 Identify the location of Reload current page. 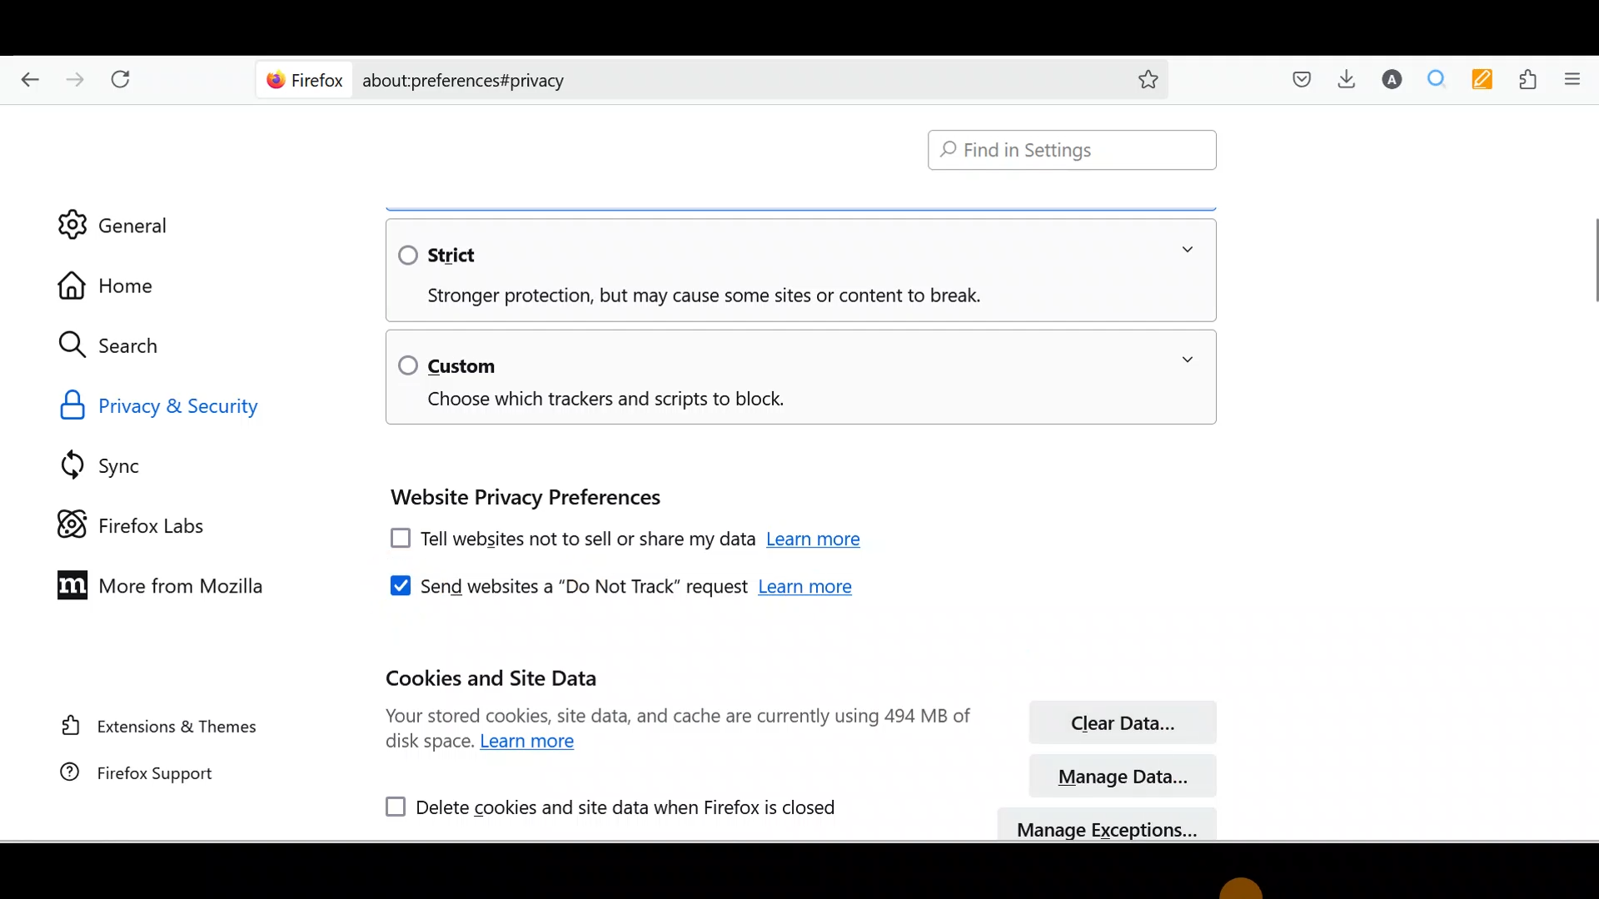
(123, 74).